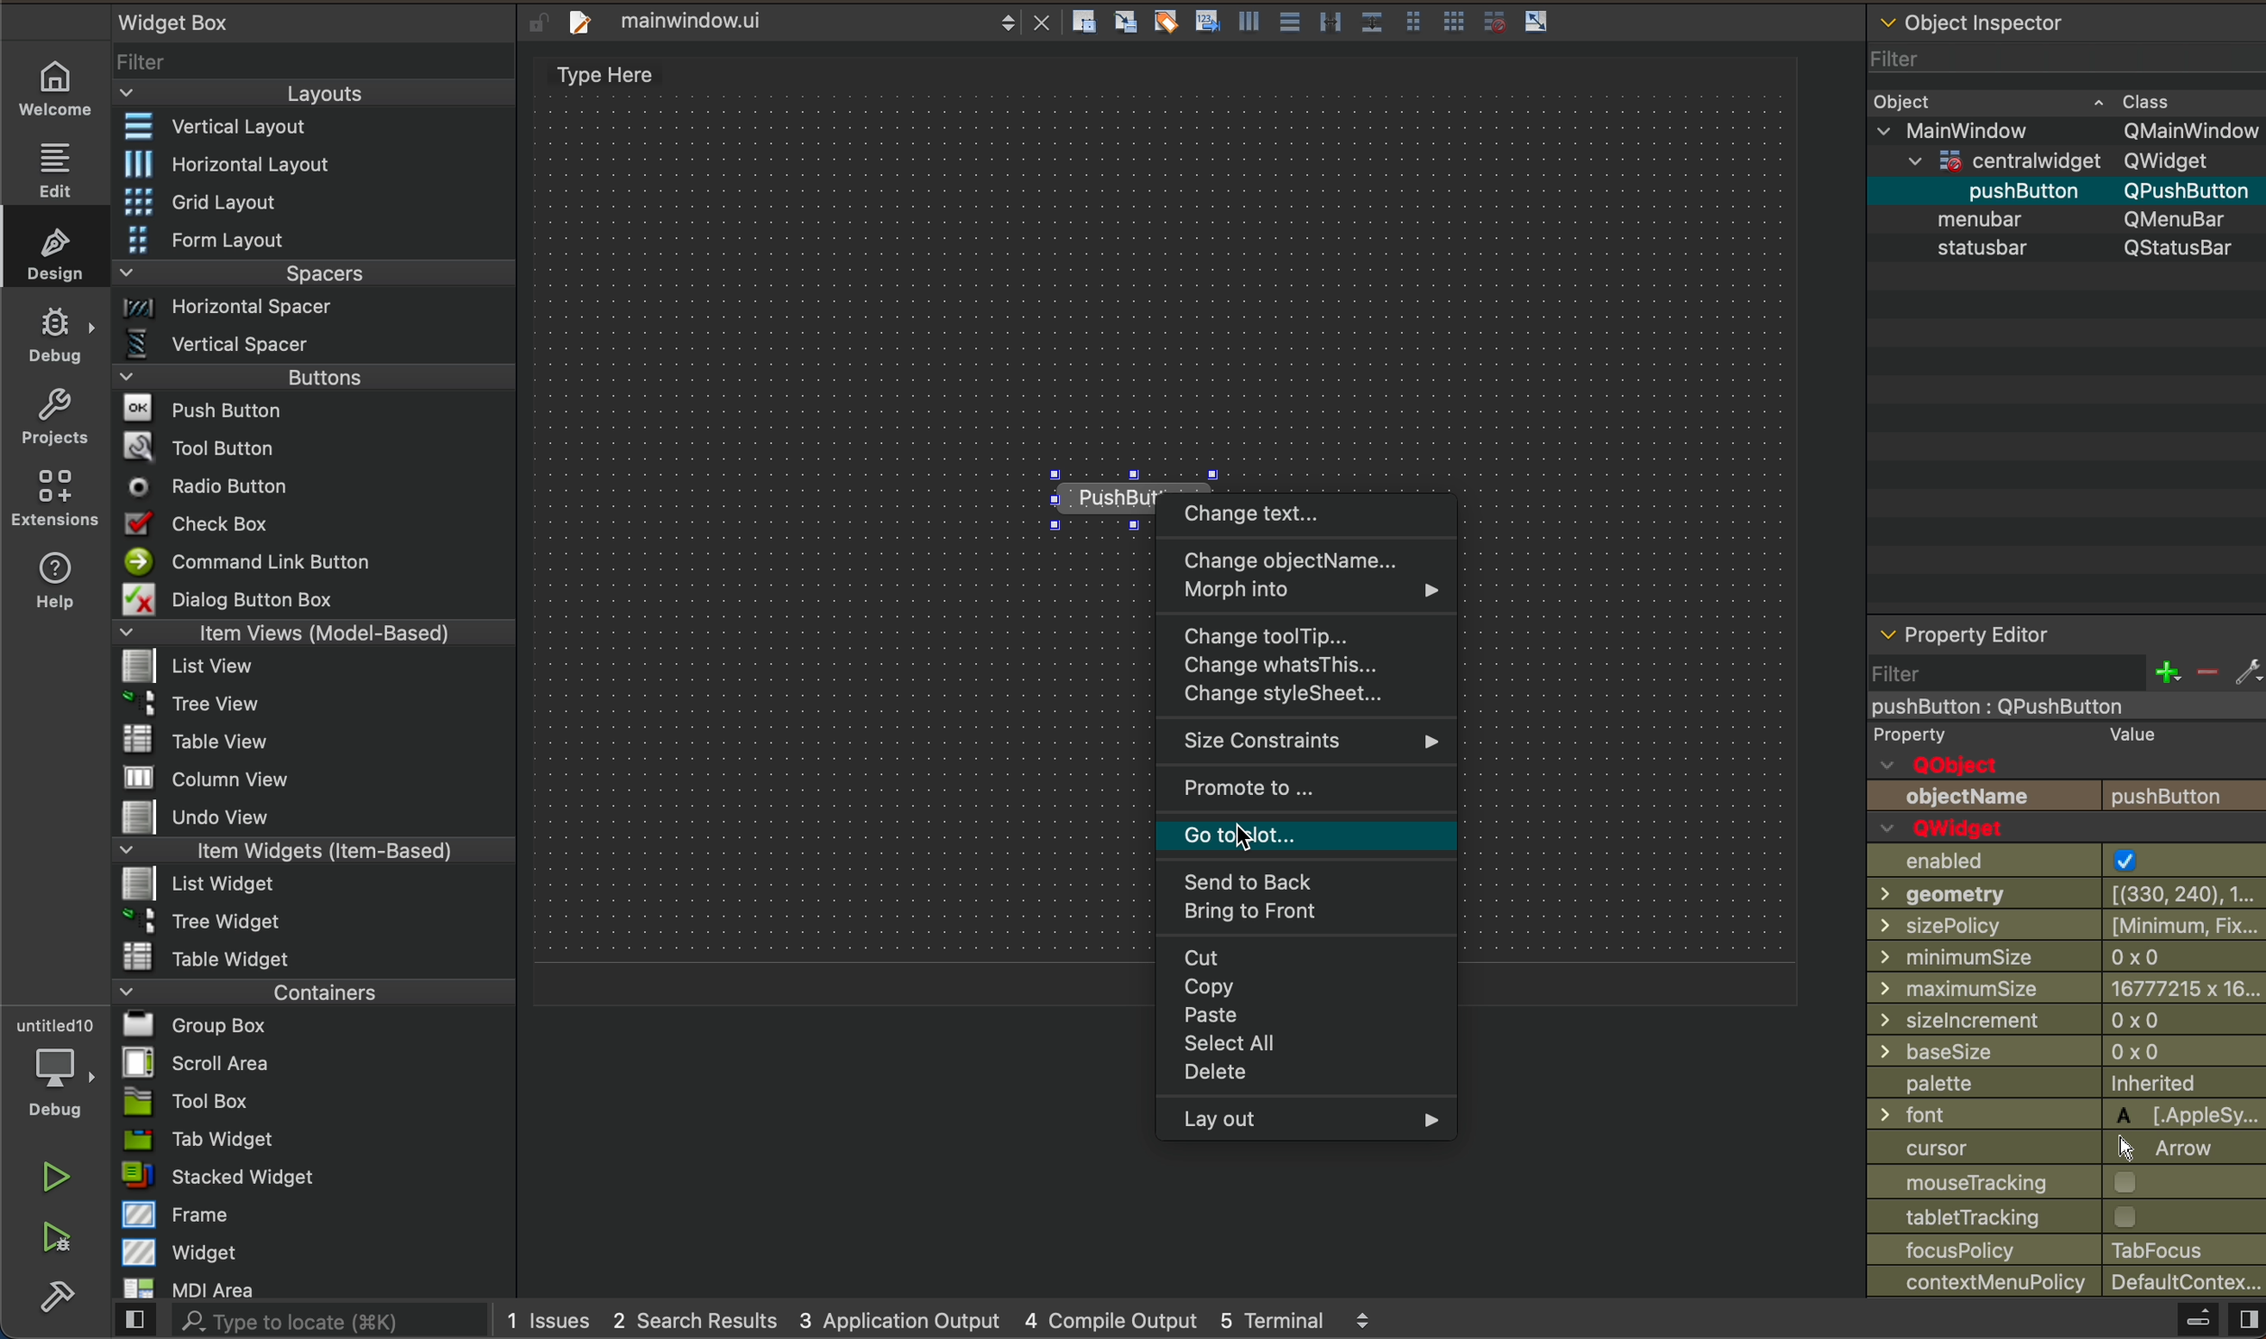 Image resolution: width=2266 pixels, height=1339 pixels. Describe the element at coordinates (309, 1143) in the screenshot. I see `tab widget` at that location.